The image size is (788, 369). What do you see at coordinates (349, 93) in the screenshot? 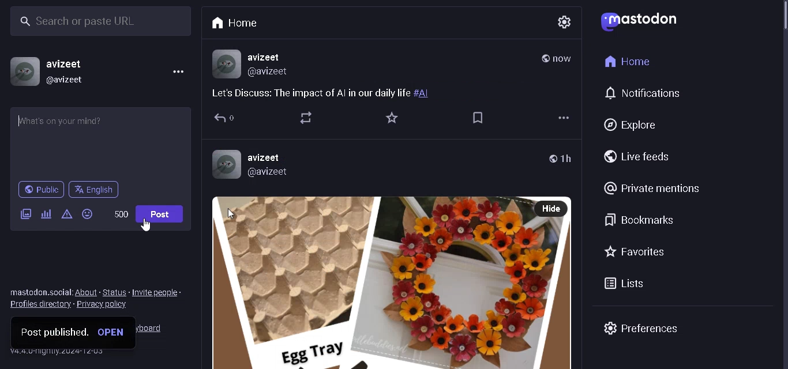
I see `DISCUSSION POST ADDED` at bounding box center [349, 93].